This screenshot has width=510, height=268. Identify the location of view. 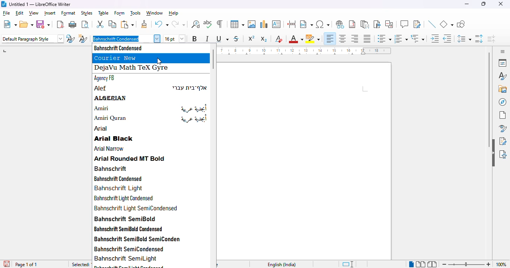
(34, 13).